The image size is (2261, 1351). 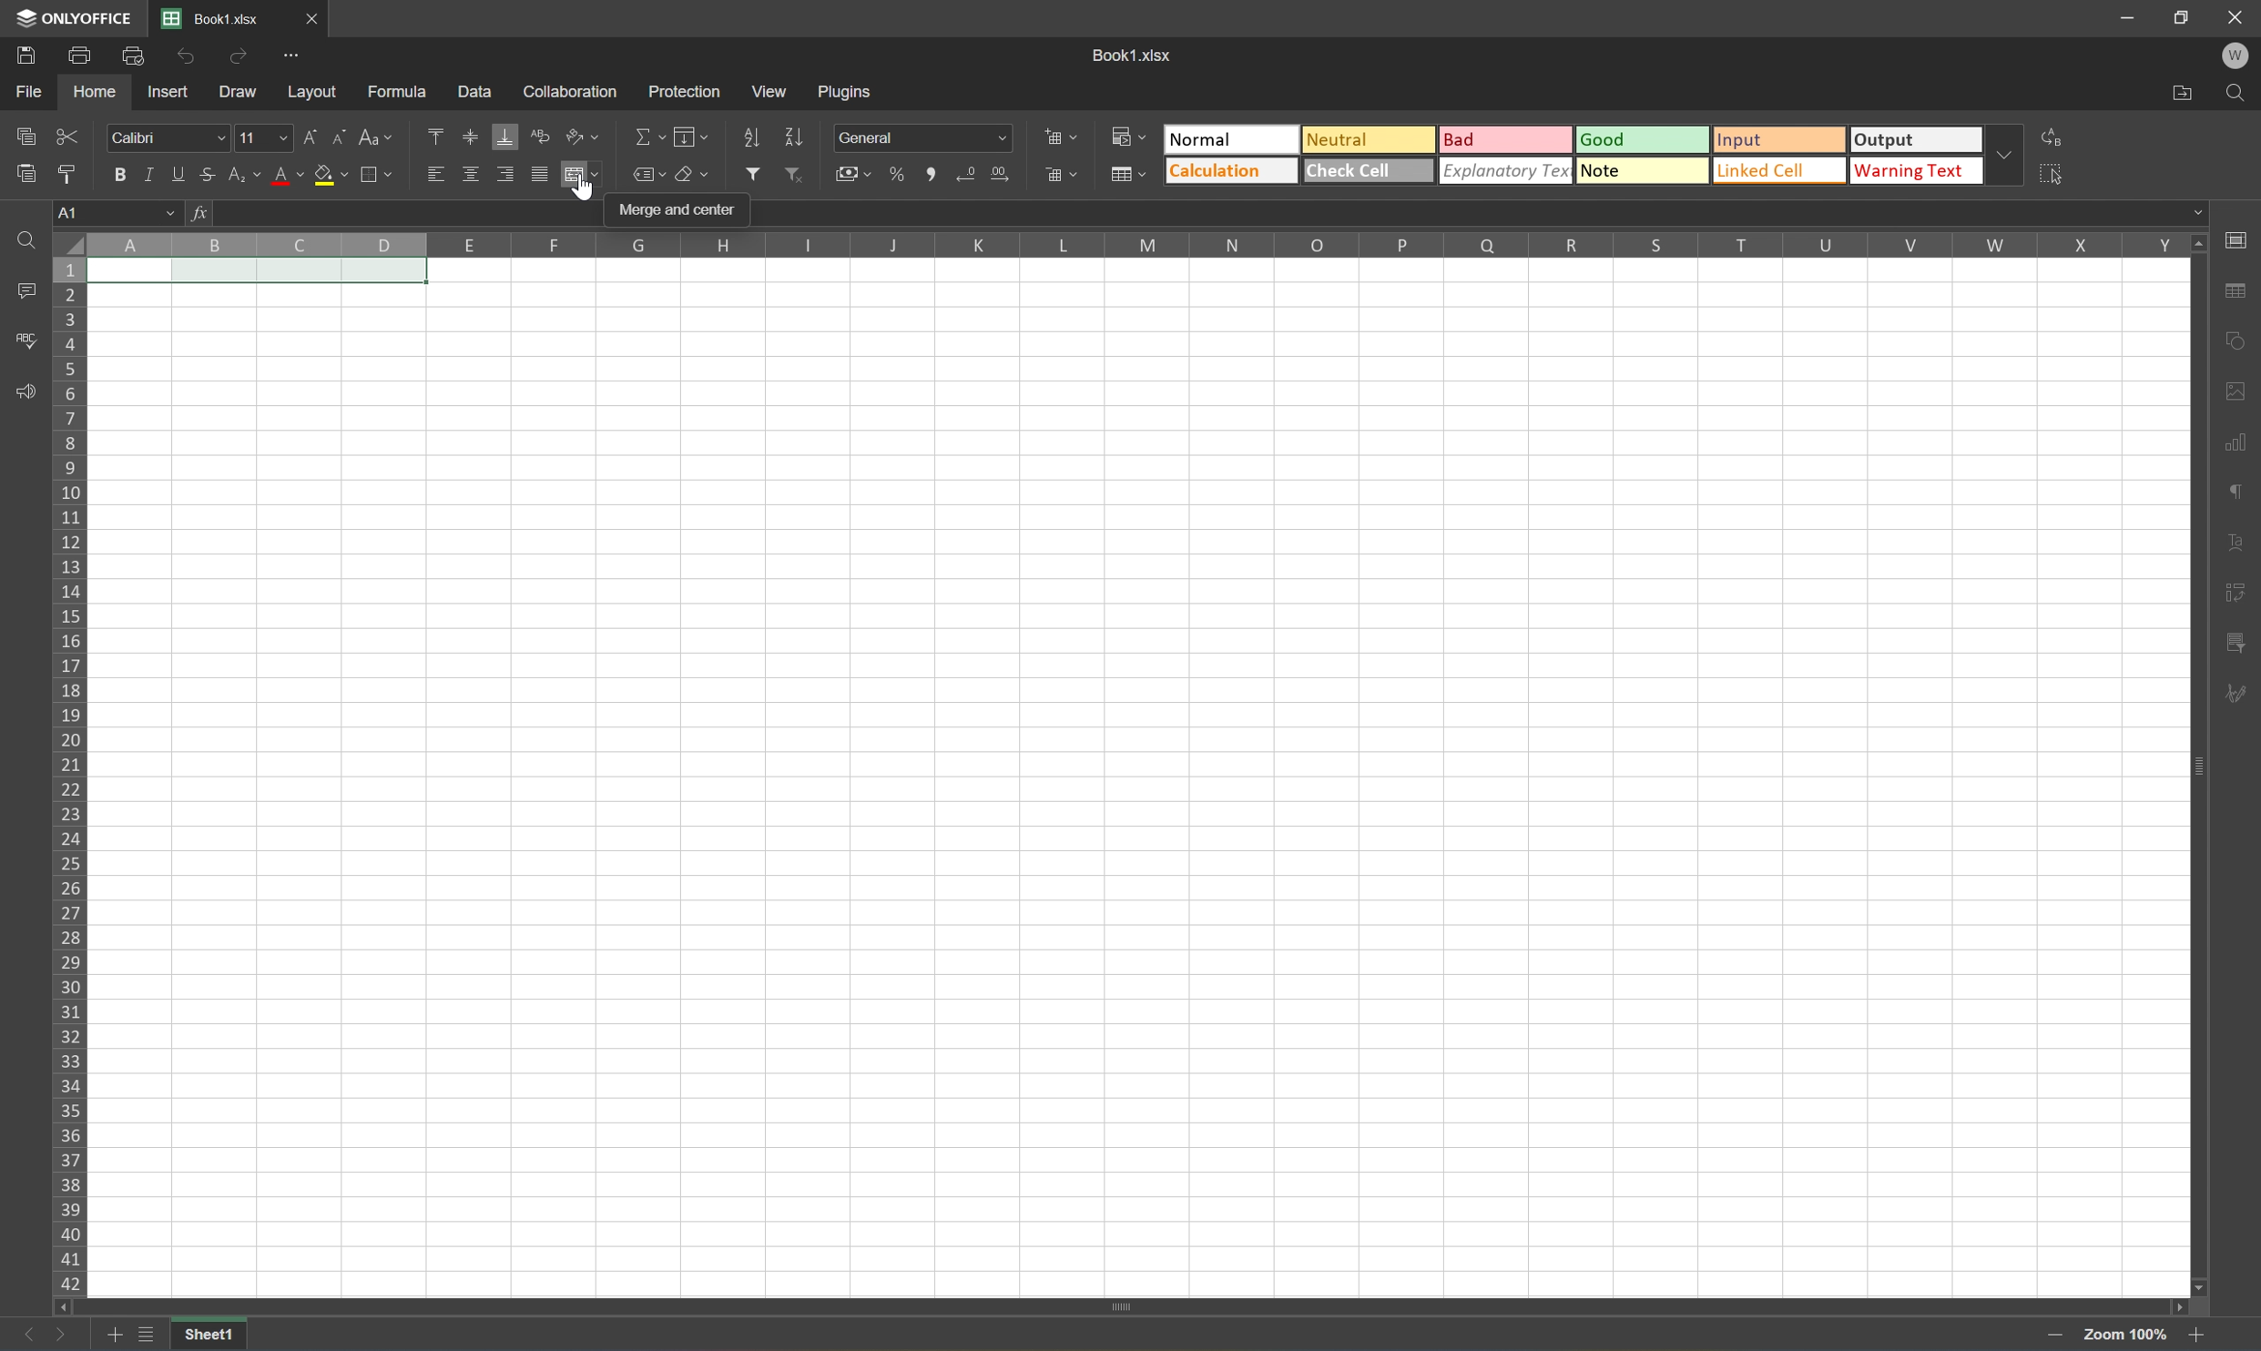 I want to click on Drop down, so click(x=2011, y=157).